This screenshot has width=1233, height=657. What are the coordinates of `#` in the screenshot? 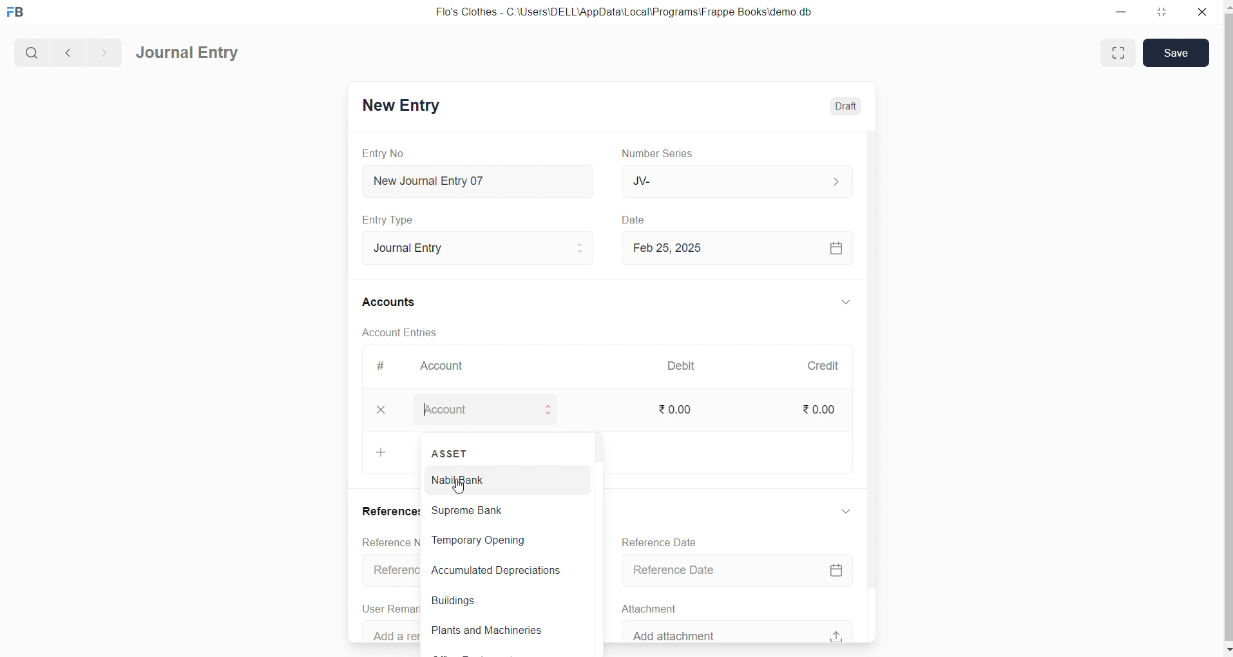 It's located at (386, 366).